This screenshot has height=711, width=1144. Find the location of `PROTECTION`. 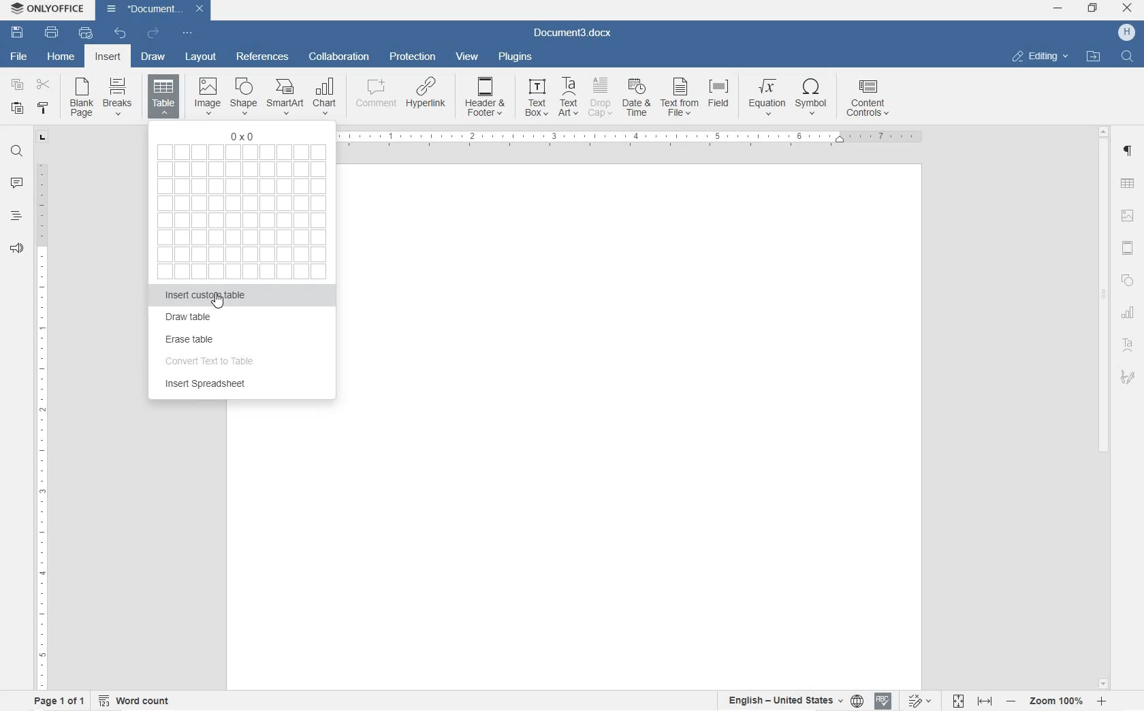

PROTECTION is located at coordinates (412, 58).